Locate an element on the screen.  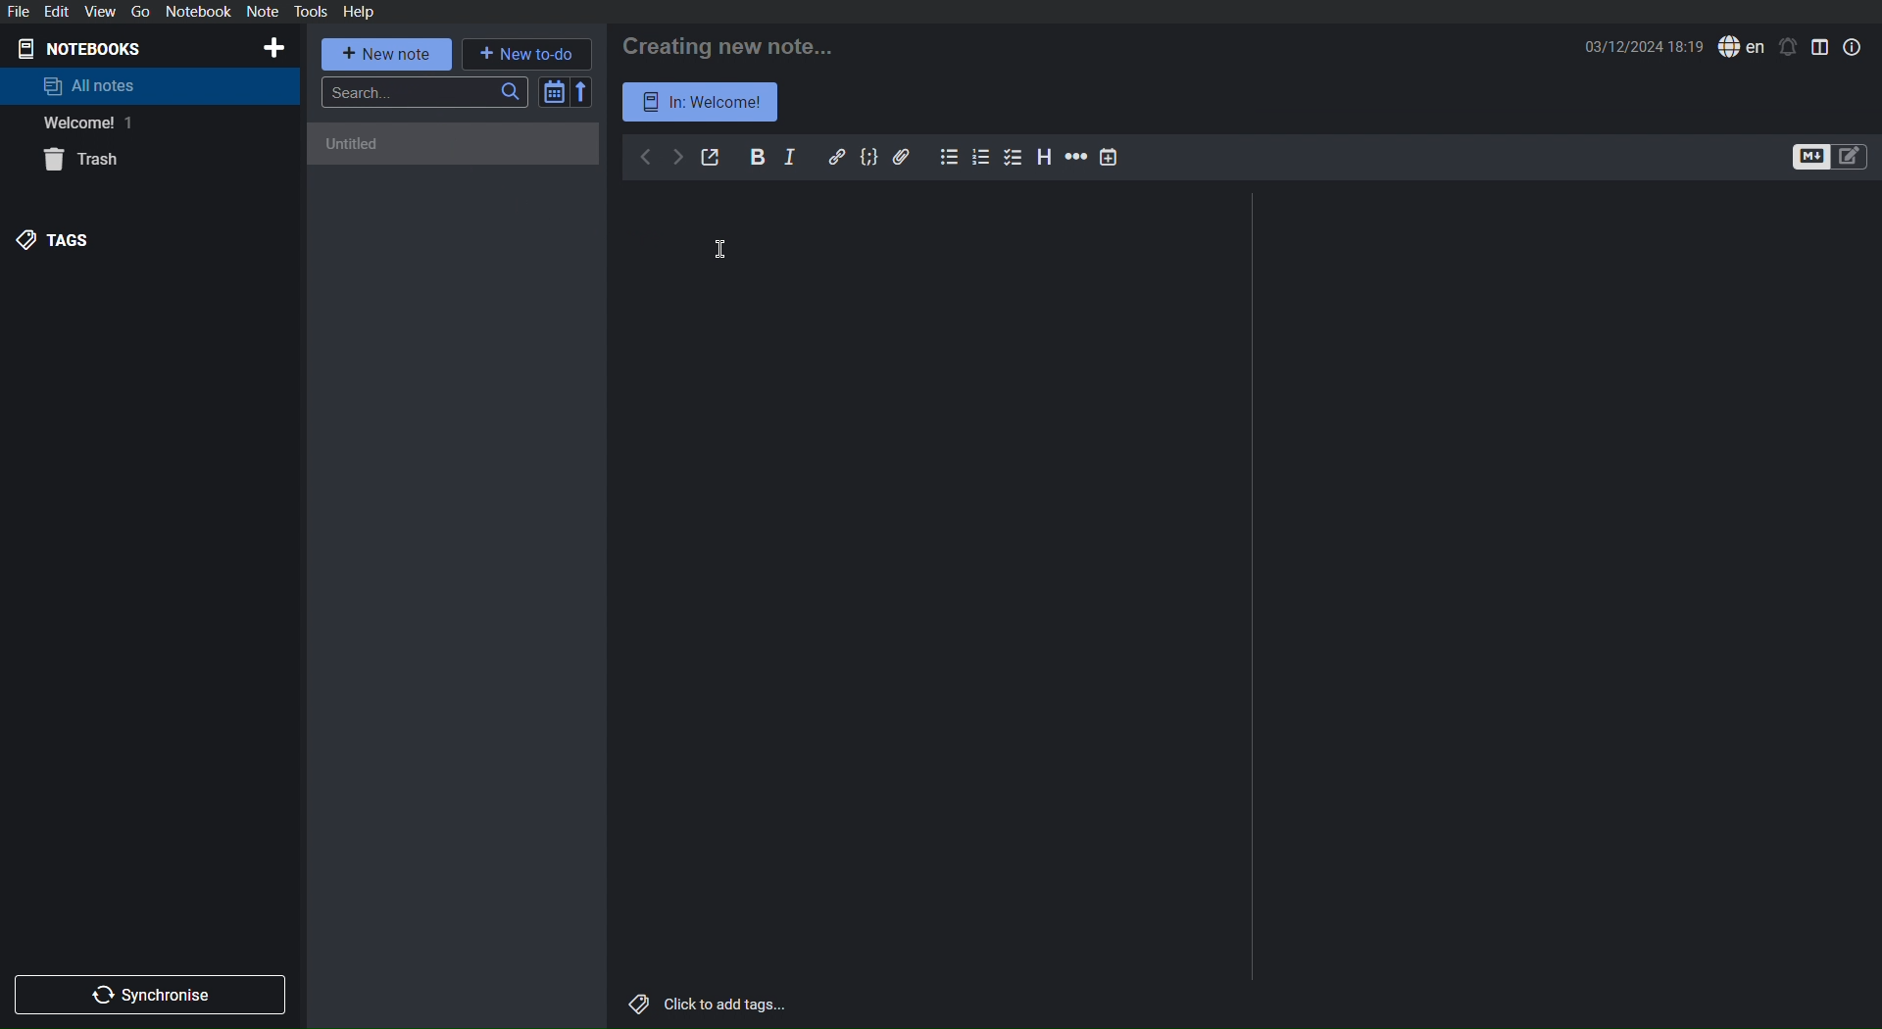
Synchronize is located at coordinates (154, 992).